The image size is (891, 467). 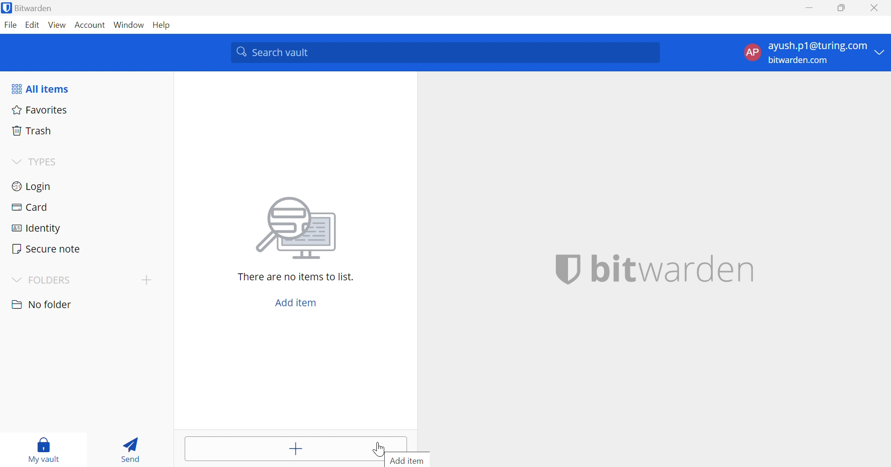 What do you see at coordinates (33, 186) in the screenshot?
I see `Login` at bounding box center [33, 186].